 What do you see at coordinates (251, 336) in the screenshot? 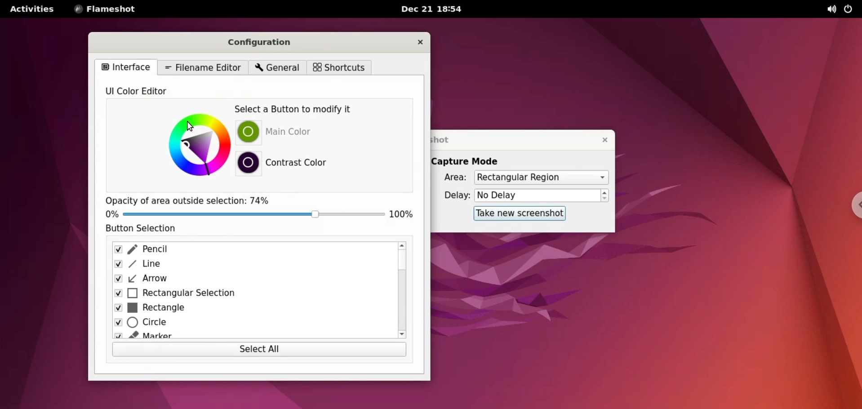
I see `marker checkbox` at bounding box center [251, 336].